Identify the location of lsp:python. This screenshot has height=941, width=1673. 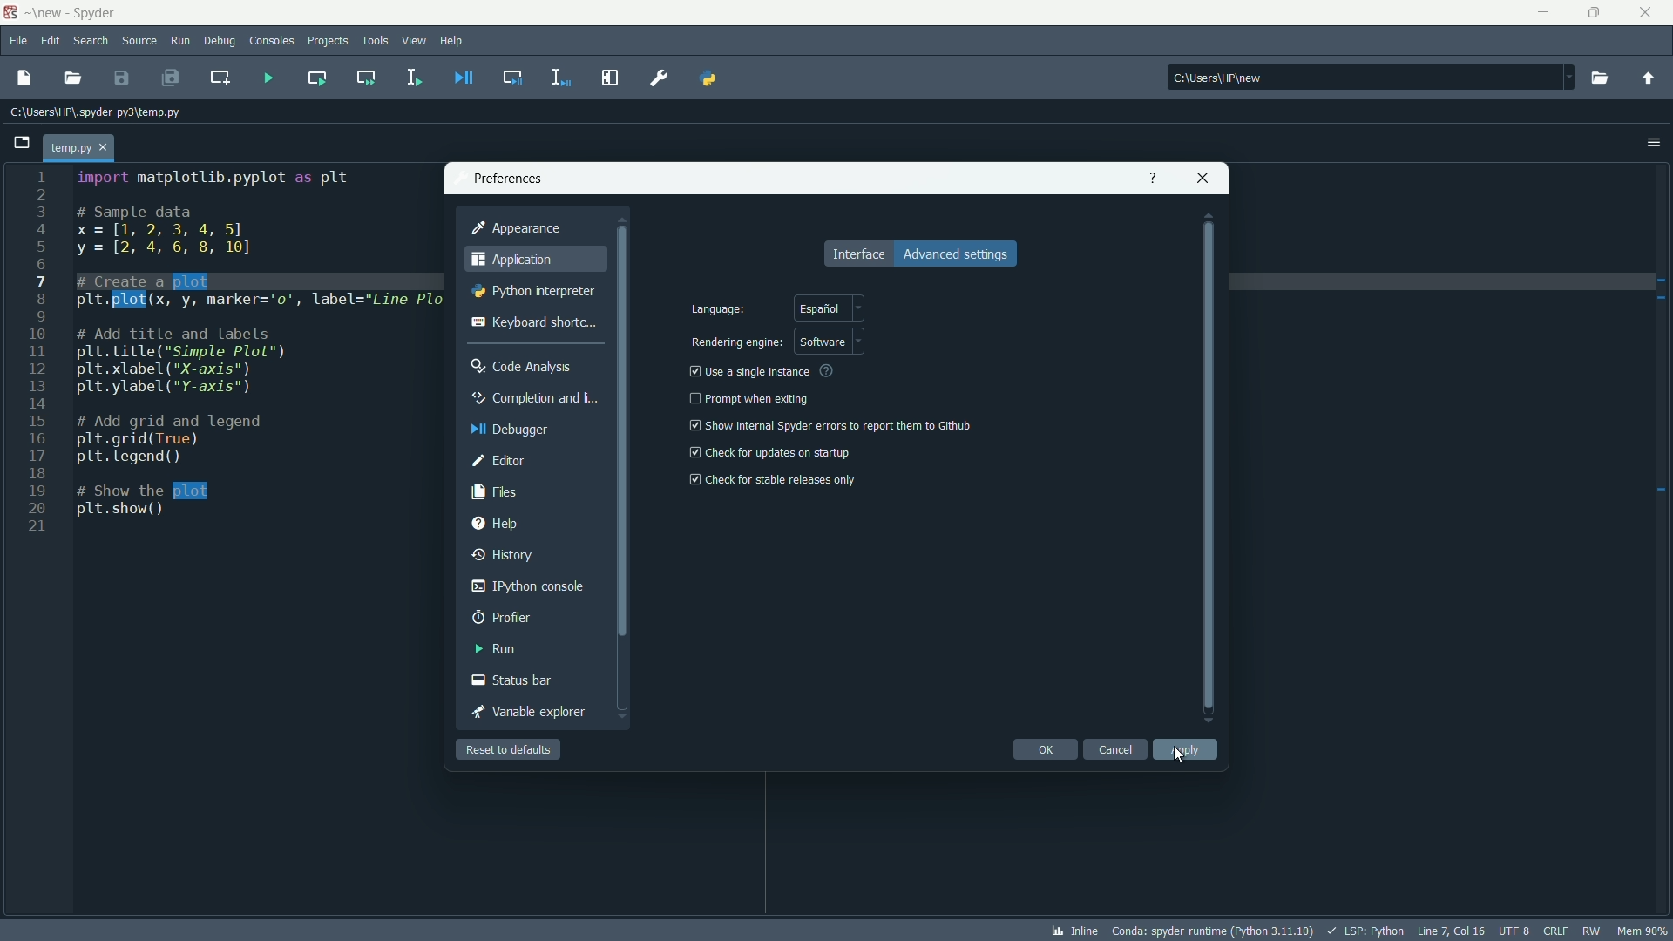
(1363, 931).